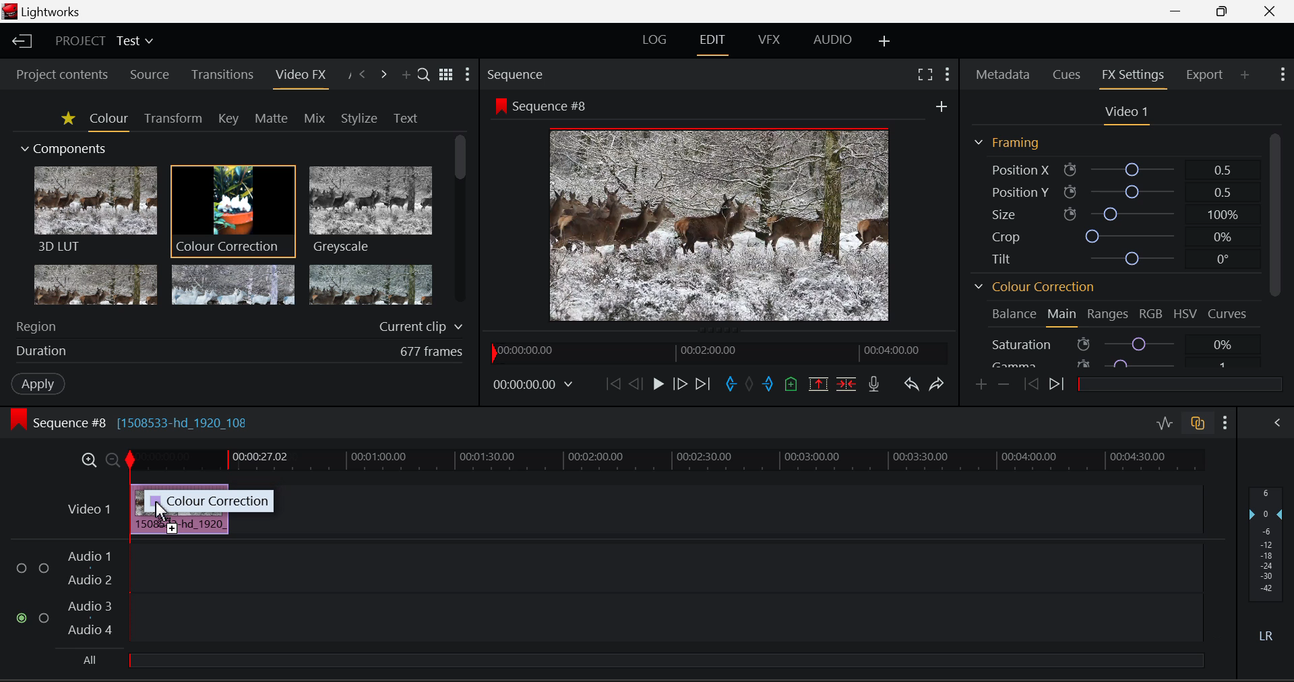 Image resolution: width=1294 pixels, height=682 pixels. Describe the element at coordinates (406, 118) in the screenshot. I see `Text` at that location.